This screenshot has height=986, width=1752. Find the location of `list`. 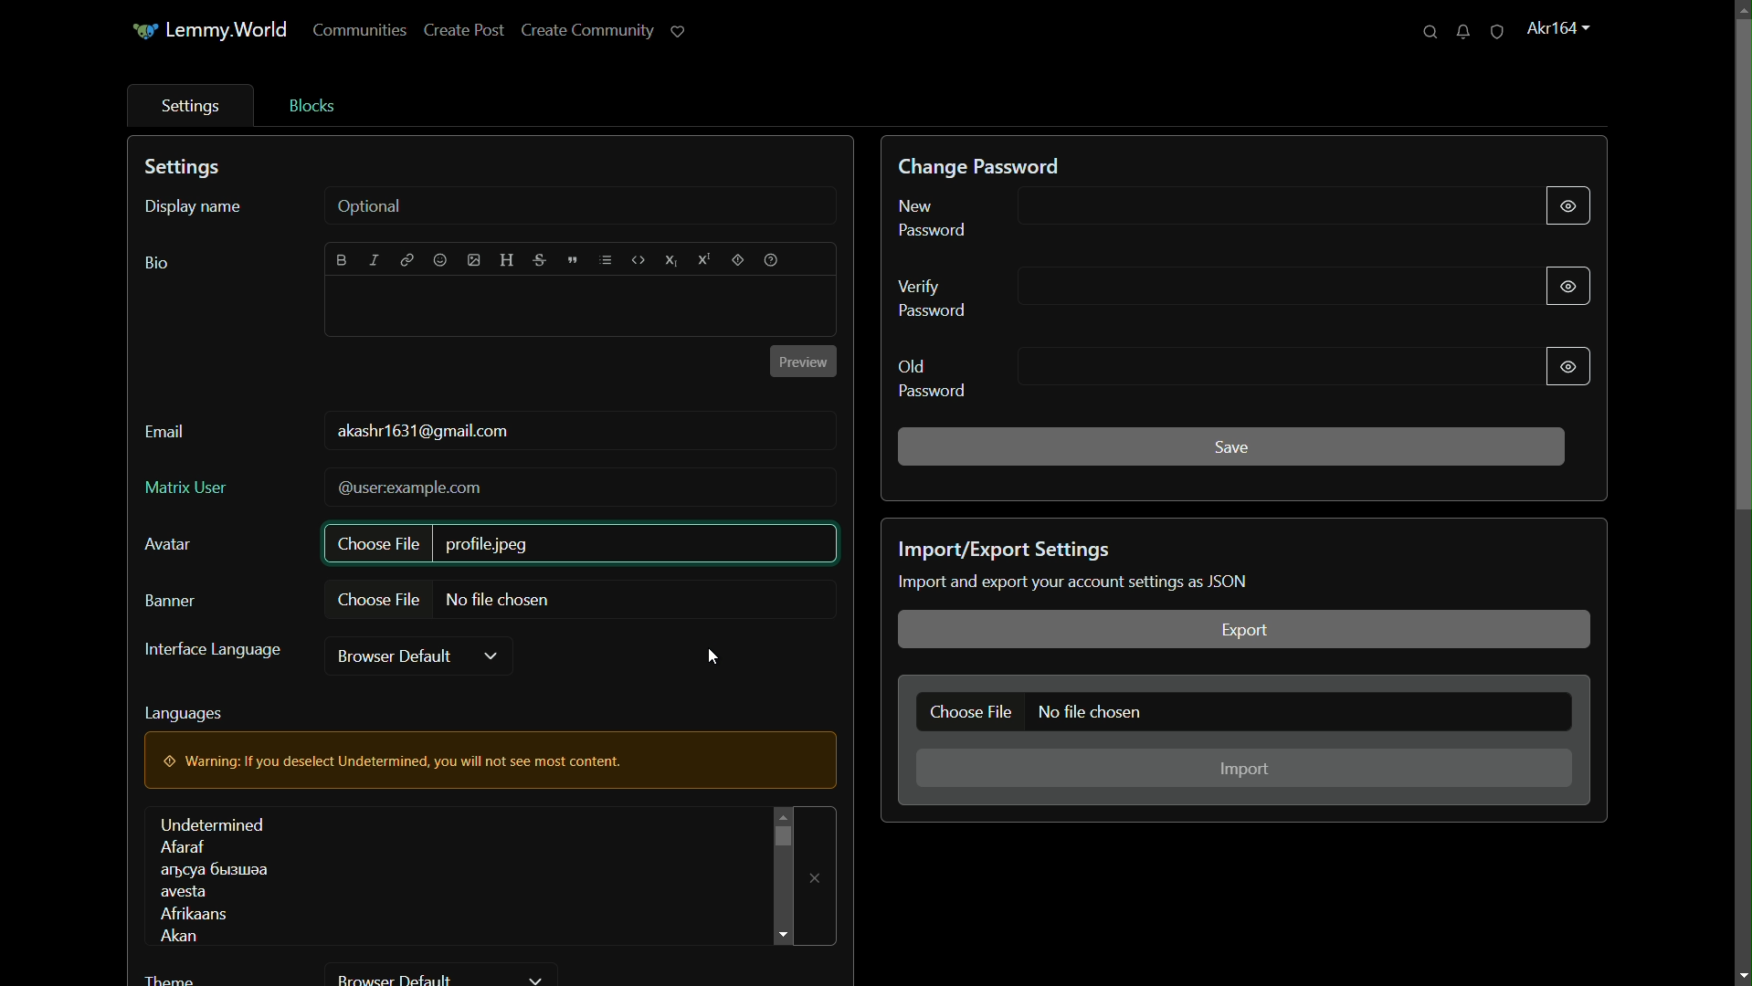

list is located at coordinates (605, 260).